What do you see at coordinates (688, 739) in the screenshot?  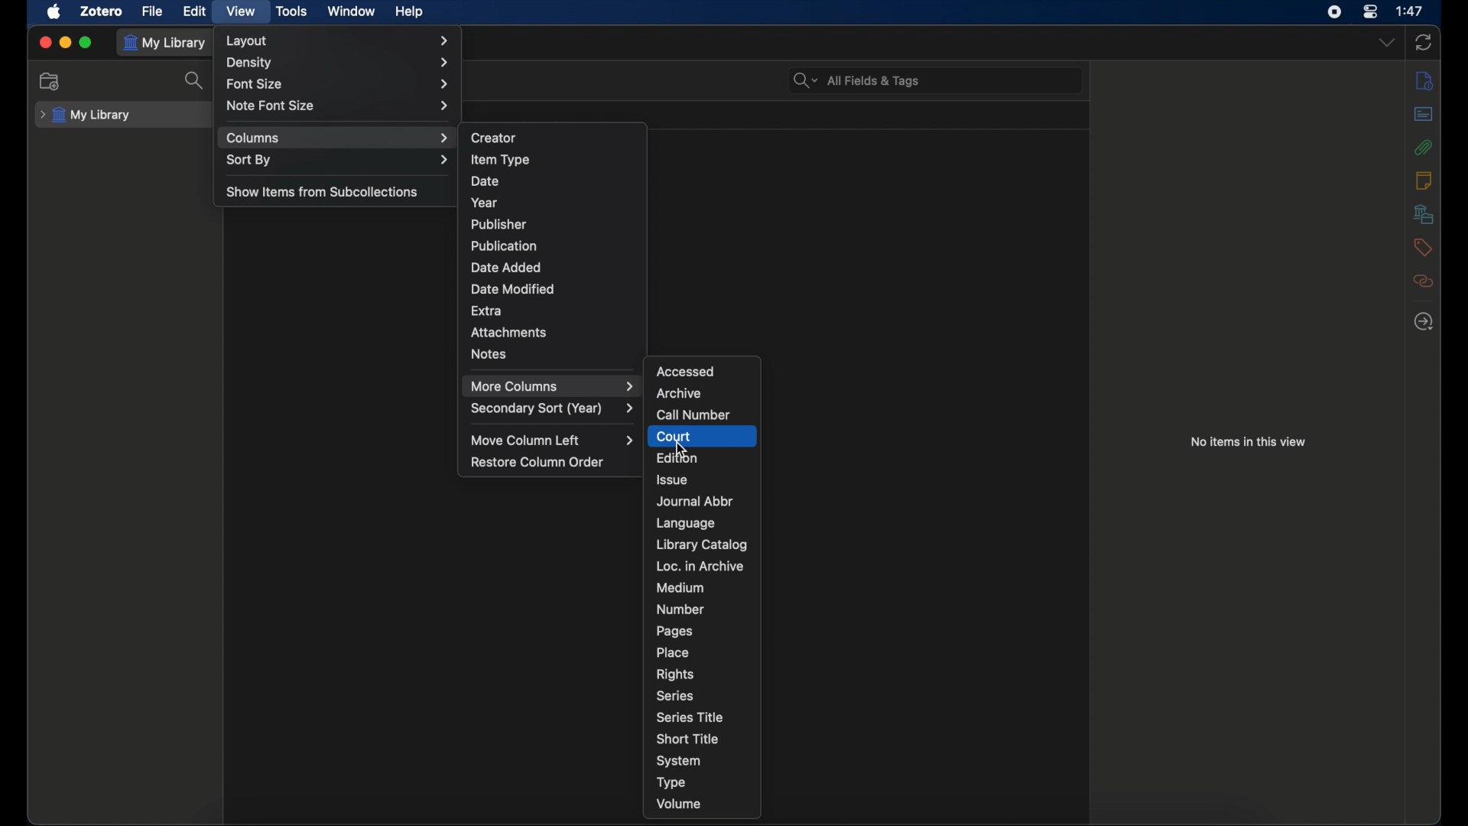 I see `short title` at bounding box center [688, 739].